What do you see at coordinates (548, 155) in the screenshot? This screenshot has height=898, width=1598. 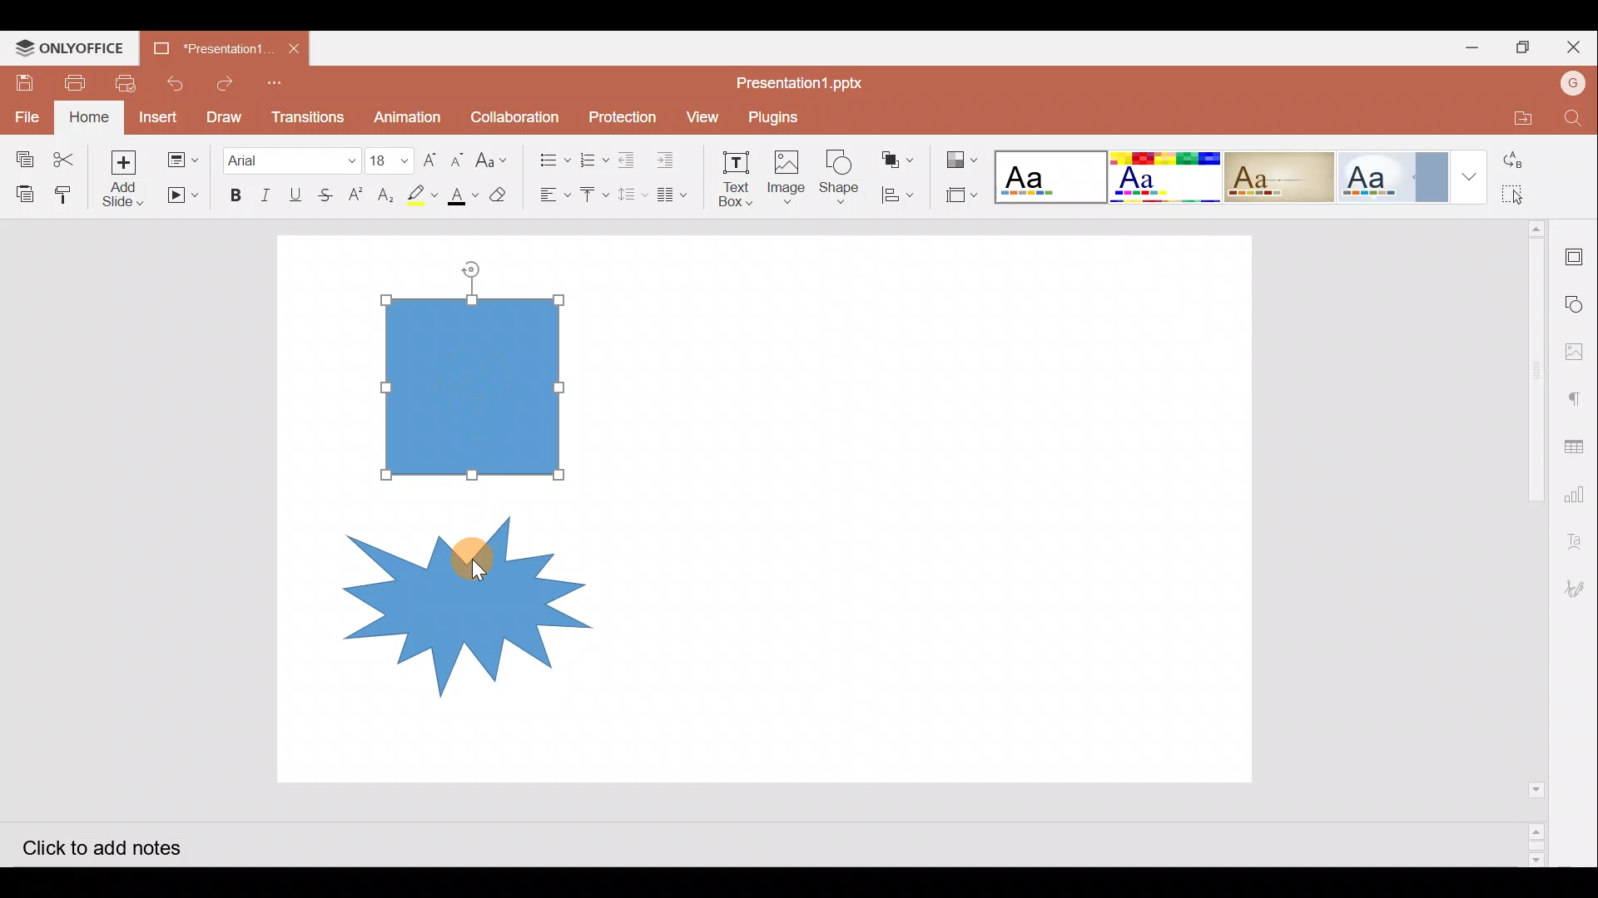 I see `Bullets` at bounding box center [548, 155].